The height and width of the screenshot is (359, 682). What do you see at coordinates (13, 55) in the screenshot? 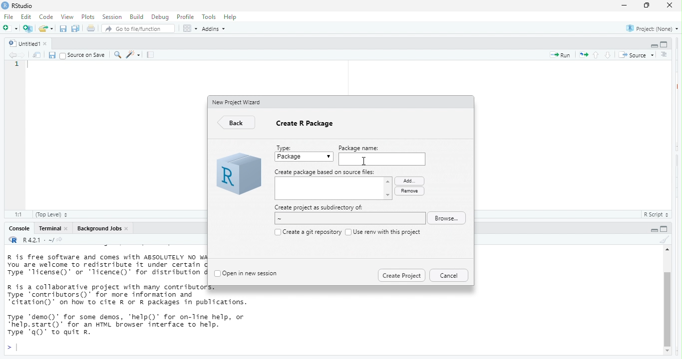
I see `go back to the previous source location` at bounding box center [13, 55].